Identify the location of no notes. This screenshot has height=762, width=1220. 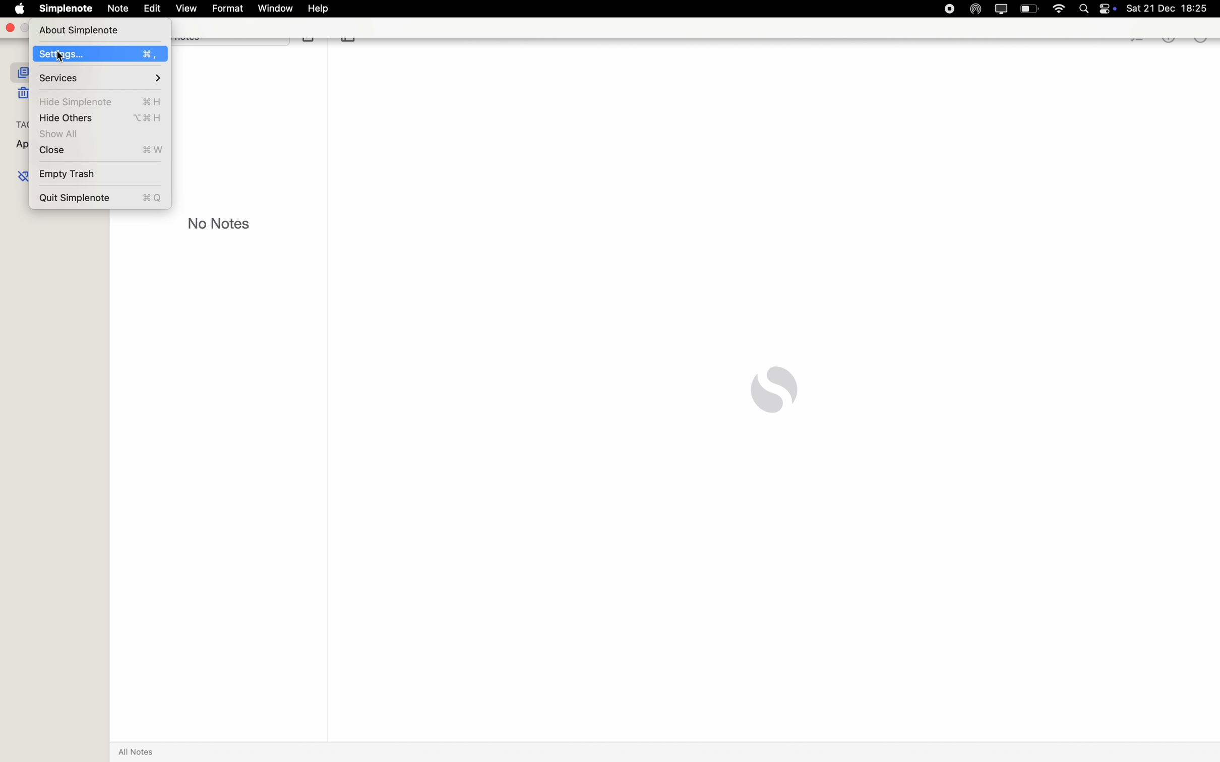
(218, 224).